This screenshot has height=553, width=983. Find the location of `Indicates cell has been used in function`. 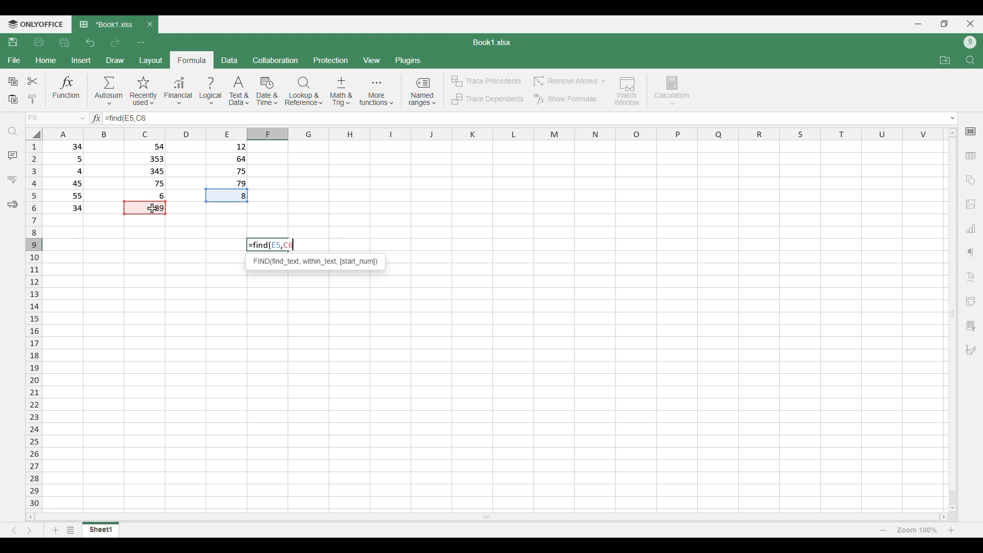

Indicates cell has been used in function is located at coordinates (227, 196).